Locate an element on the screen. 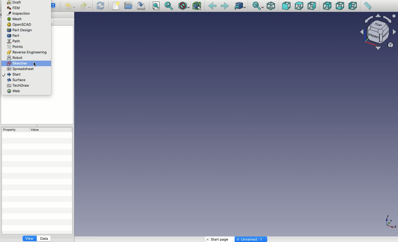  Path is located at coordinates (15, 41).